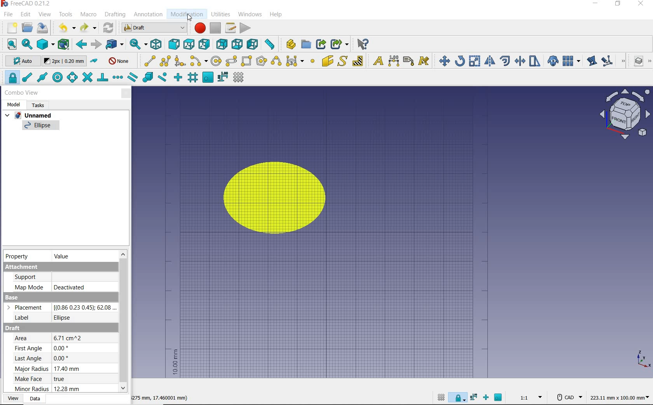 The height and width of the screenshot is (405, 653). Describe the element at coordinates (313, 61) in the screenshot. I see `point` at that location.